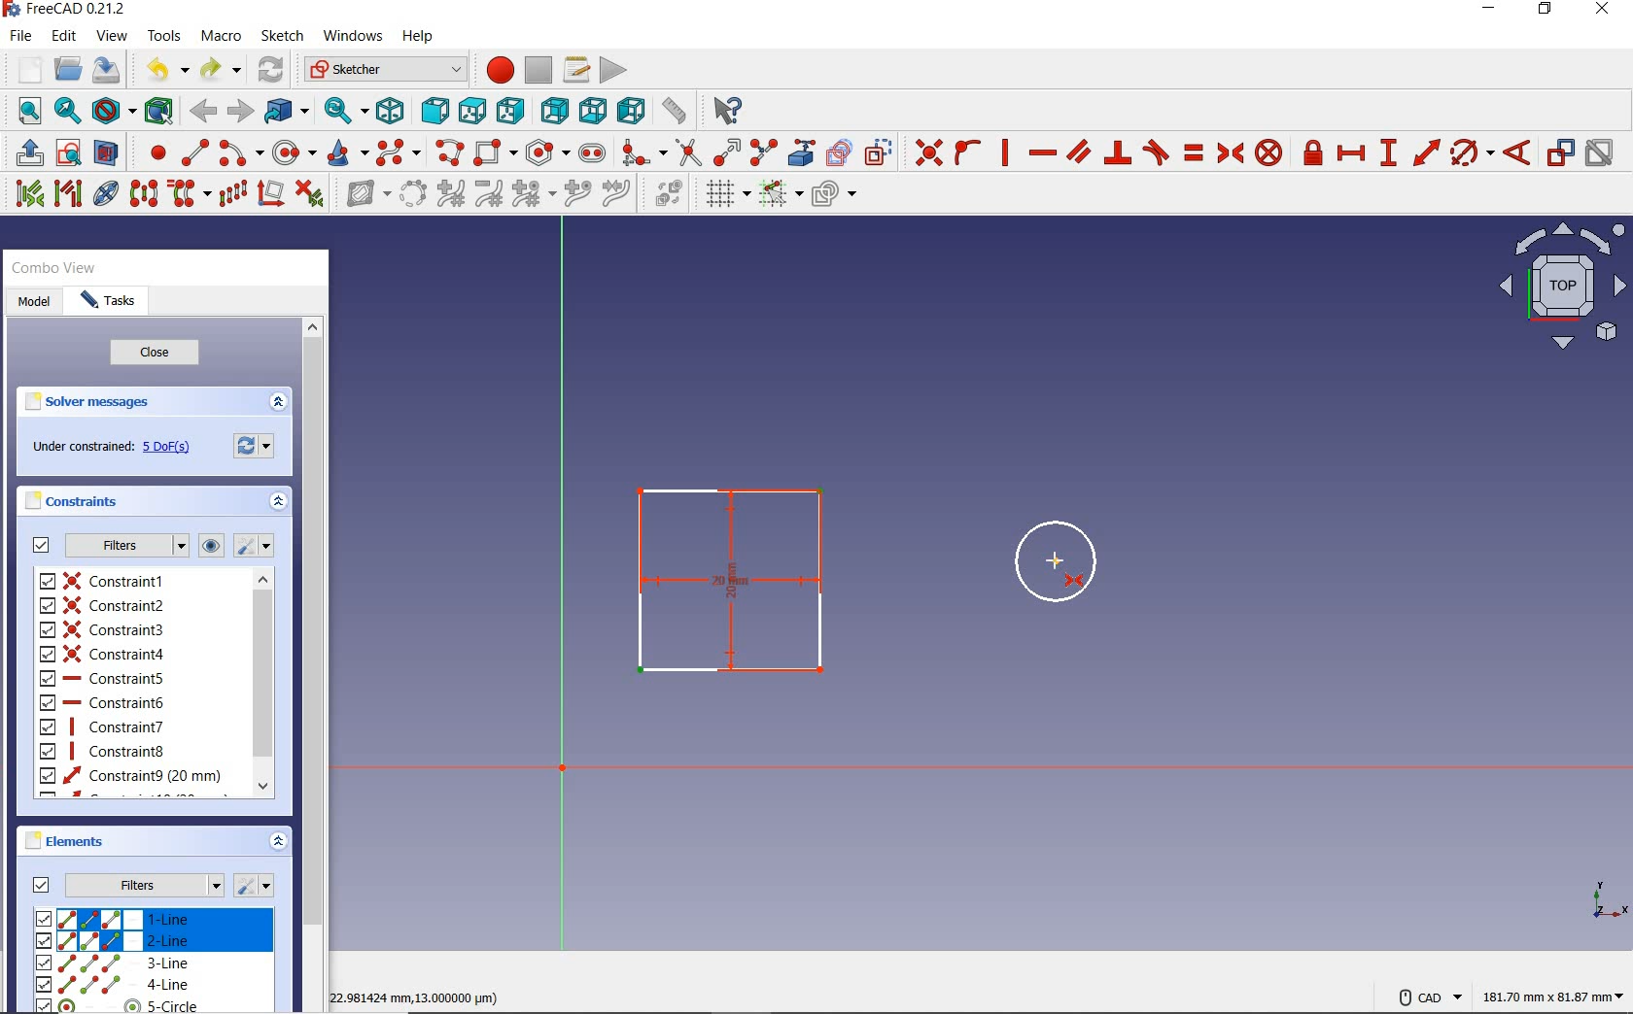 Image resolution: width=1633 pixels, height=1014 pixels. Describe the element at coordinates (967, 152) in the screenshot. I see `constrain point onto object` at that location.